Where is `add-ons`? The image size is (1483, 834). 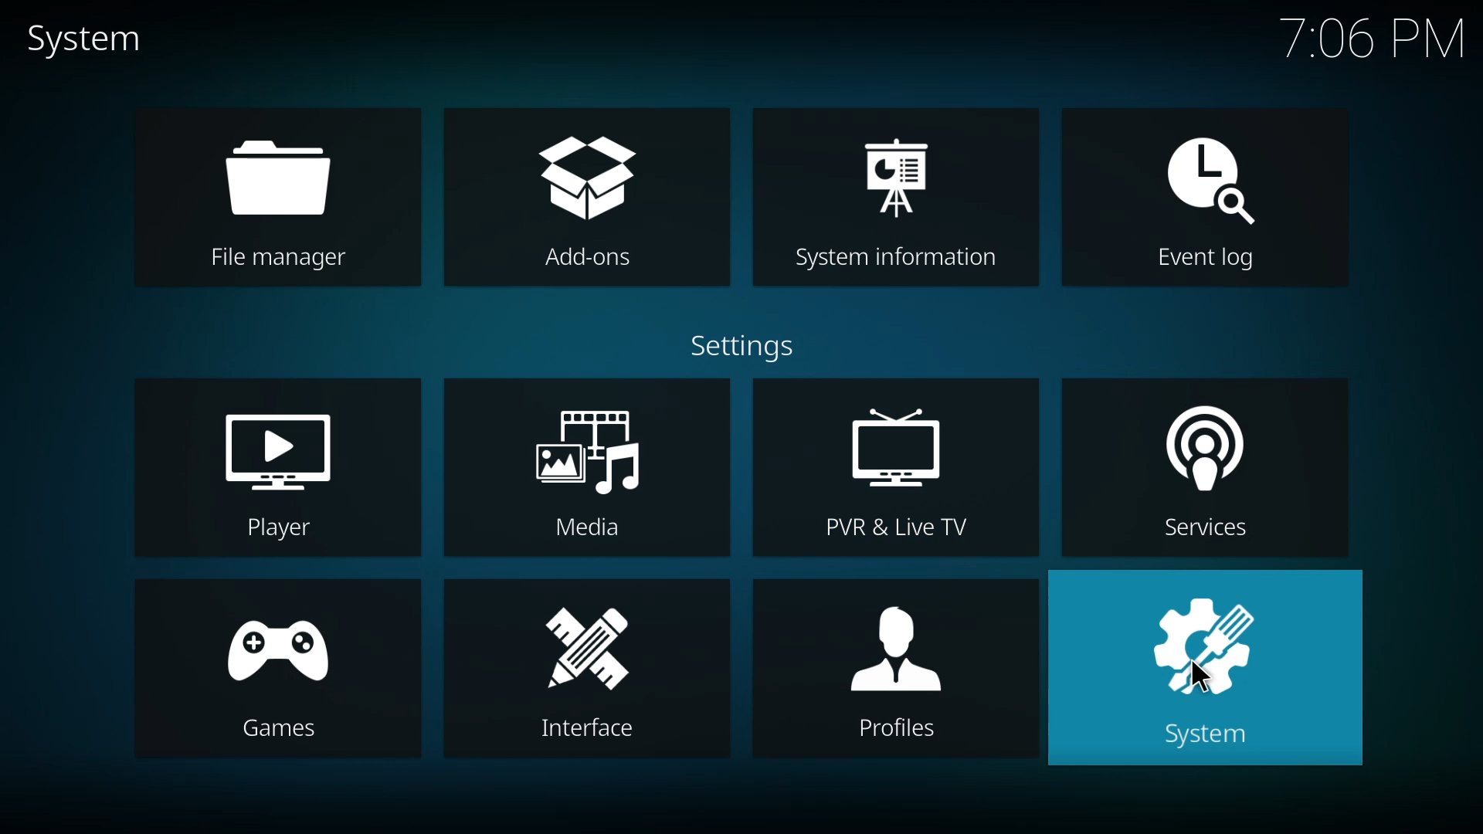 add-ons is located at coordinates (596, 199).